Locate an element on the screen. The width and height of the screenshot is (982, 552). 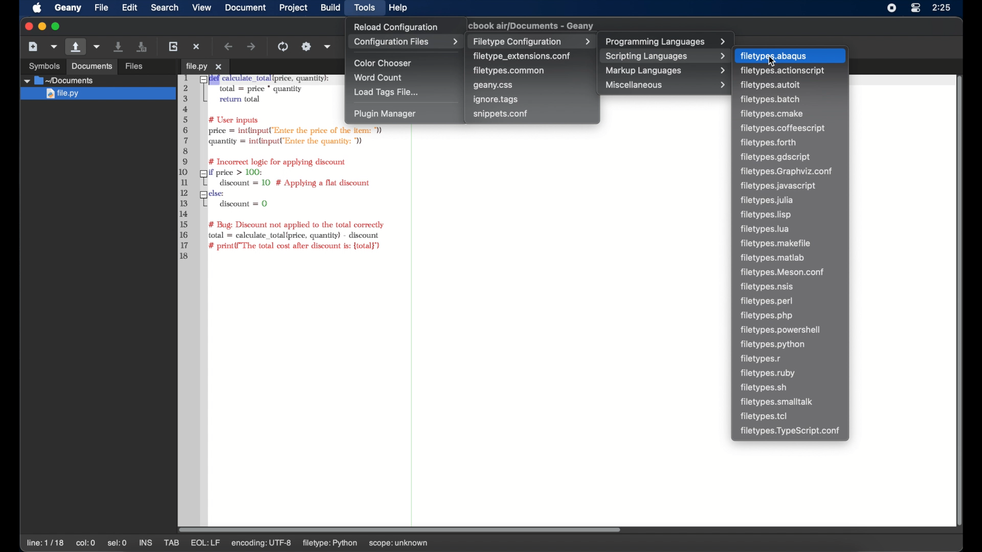
close the current file is located at coordinates (197, 47).